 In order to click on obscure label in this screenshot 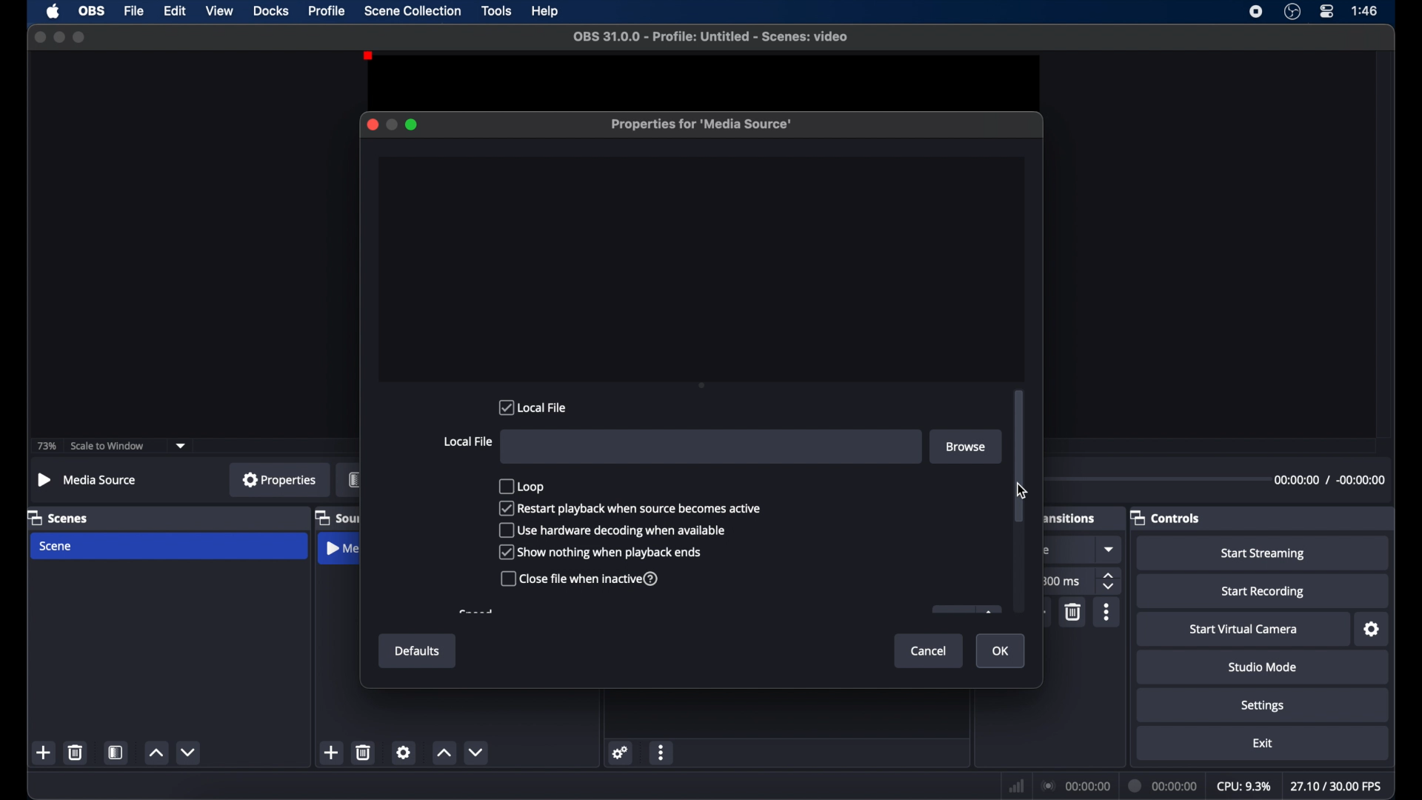, I will do `click(342, 548)`.